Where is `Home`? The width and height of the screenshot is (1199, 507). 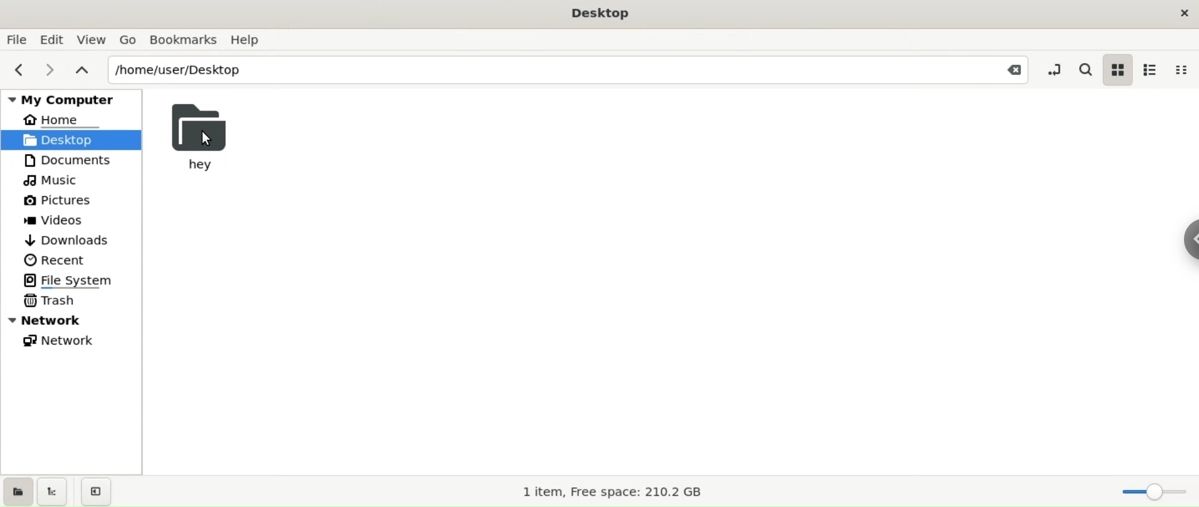
Home is located at coordinates (63, 119).